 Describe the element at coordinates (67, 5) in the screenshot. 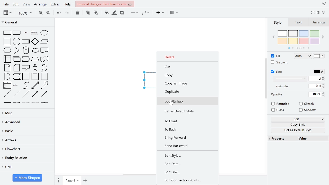

I see `help` at that location.